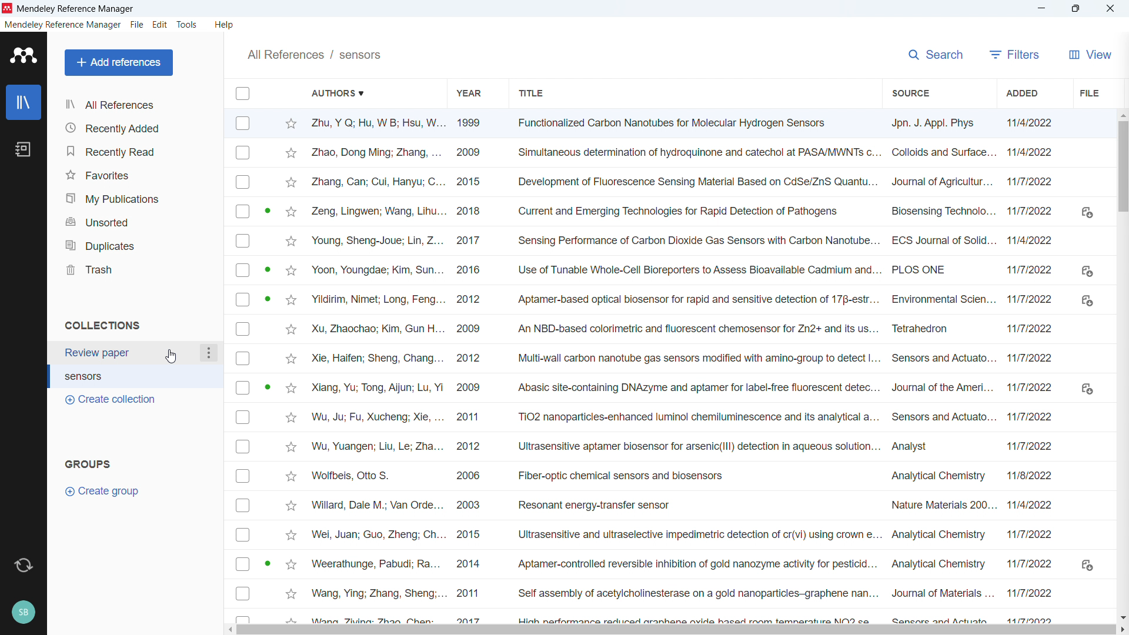 Image resolution: width=1129 pixels, height=635 pixels. Describe the element at coordinates (188, 25) in the screenshot. I see `tools ` at that location.